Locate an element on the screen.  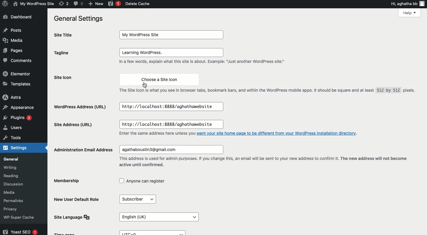
Hi, agatha bb is located at coordinates (403, 4).